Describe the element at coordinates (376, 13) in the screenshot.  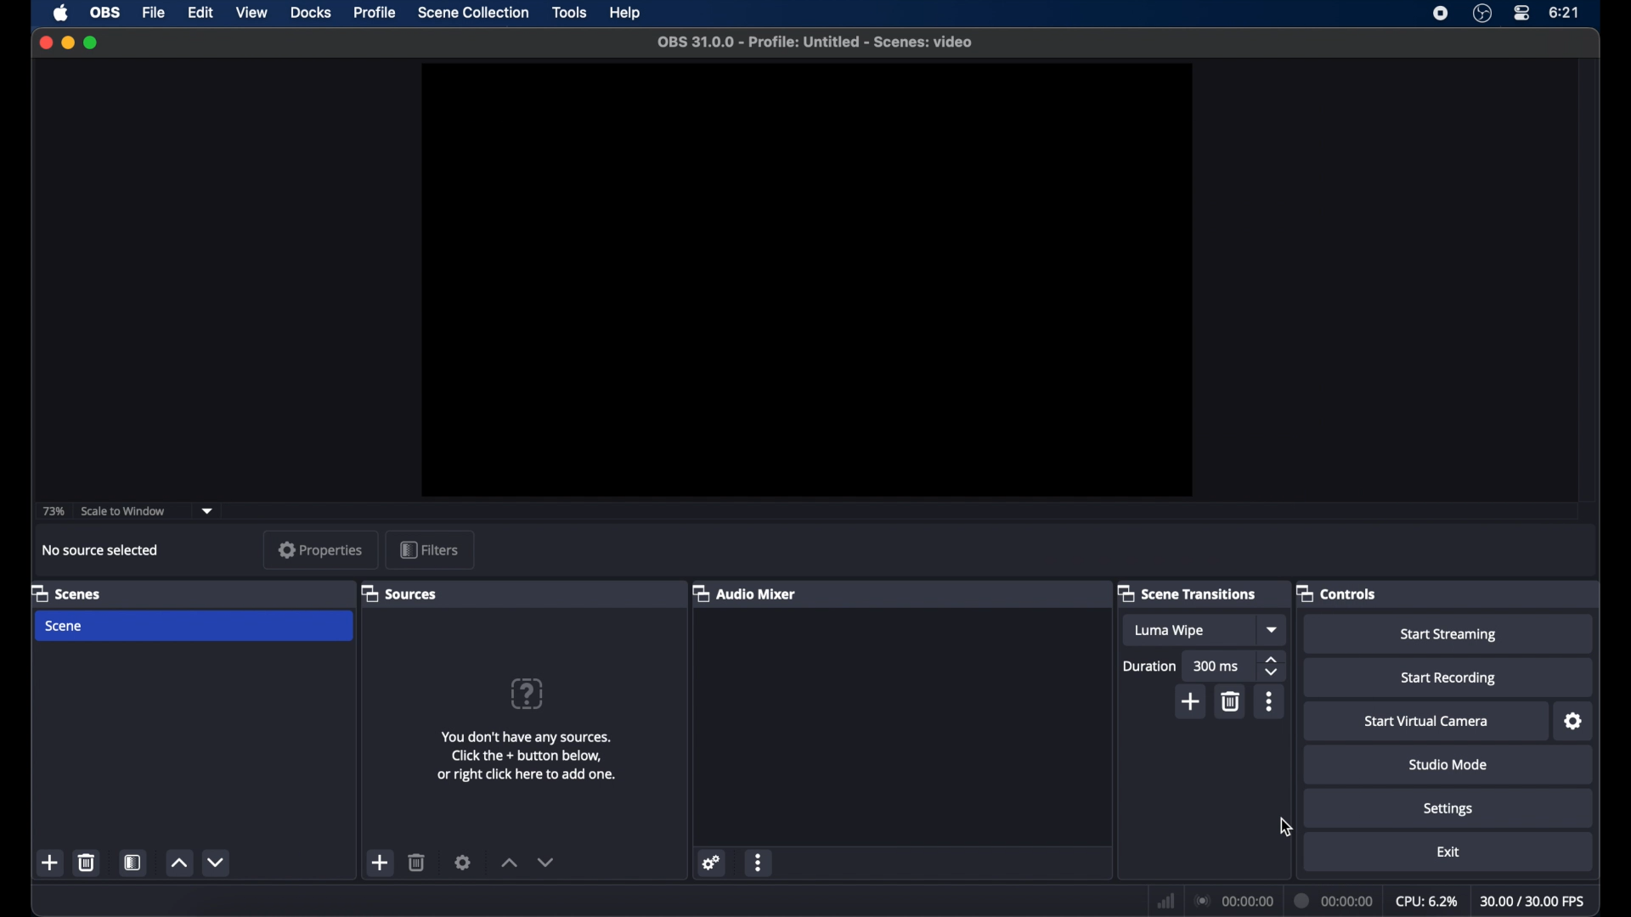
I see `profile` at that location.